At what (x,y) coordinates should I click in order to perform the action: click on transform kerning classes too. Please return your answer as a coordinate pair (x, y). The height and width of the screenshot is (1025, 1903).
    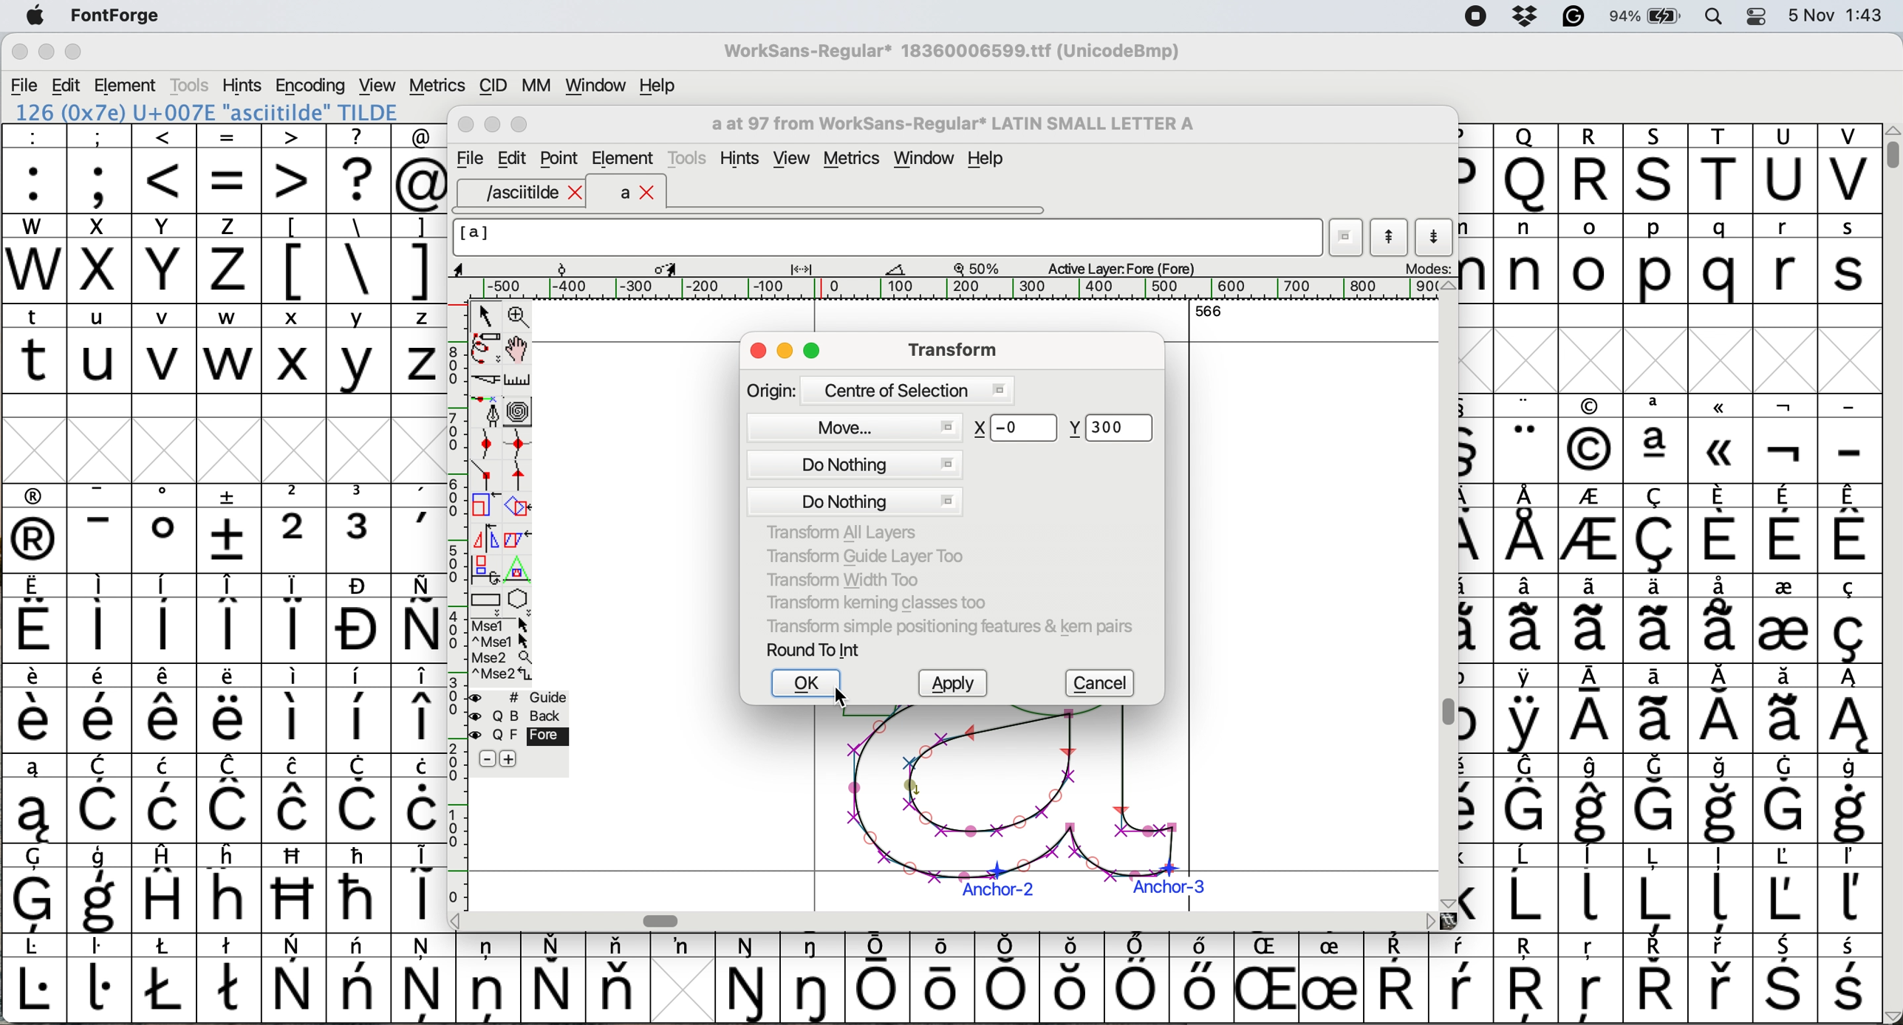
    Looking at the image, I should click on (877, 603).